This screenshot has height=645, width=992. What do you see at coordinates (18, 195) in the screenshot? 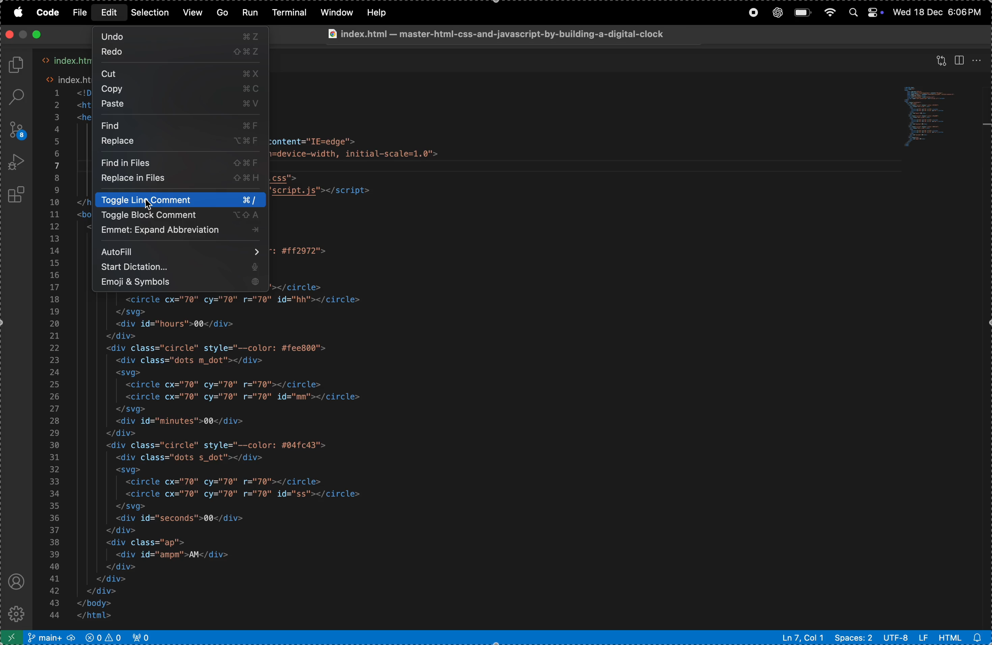
I see `extensions` at bounding box center [18, 195].